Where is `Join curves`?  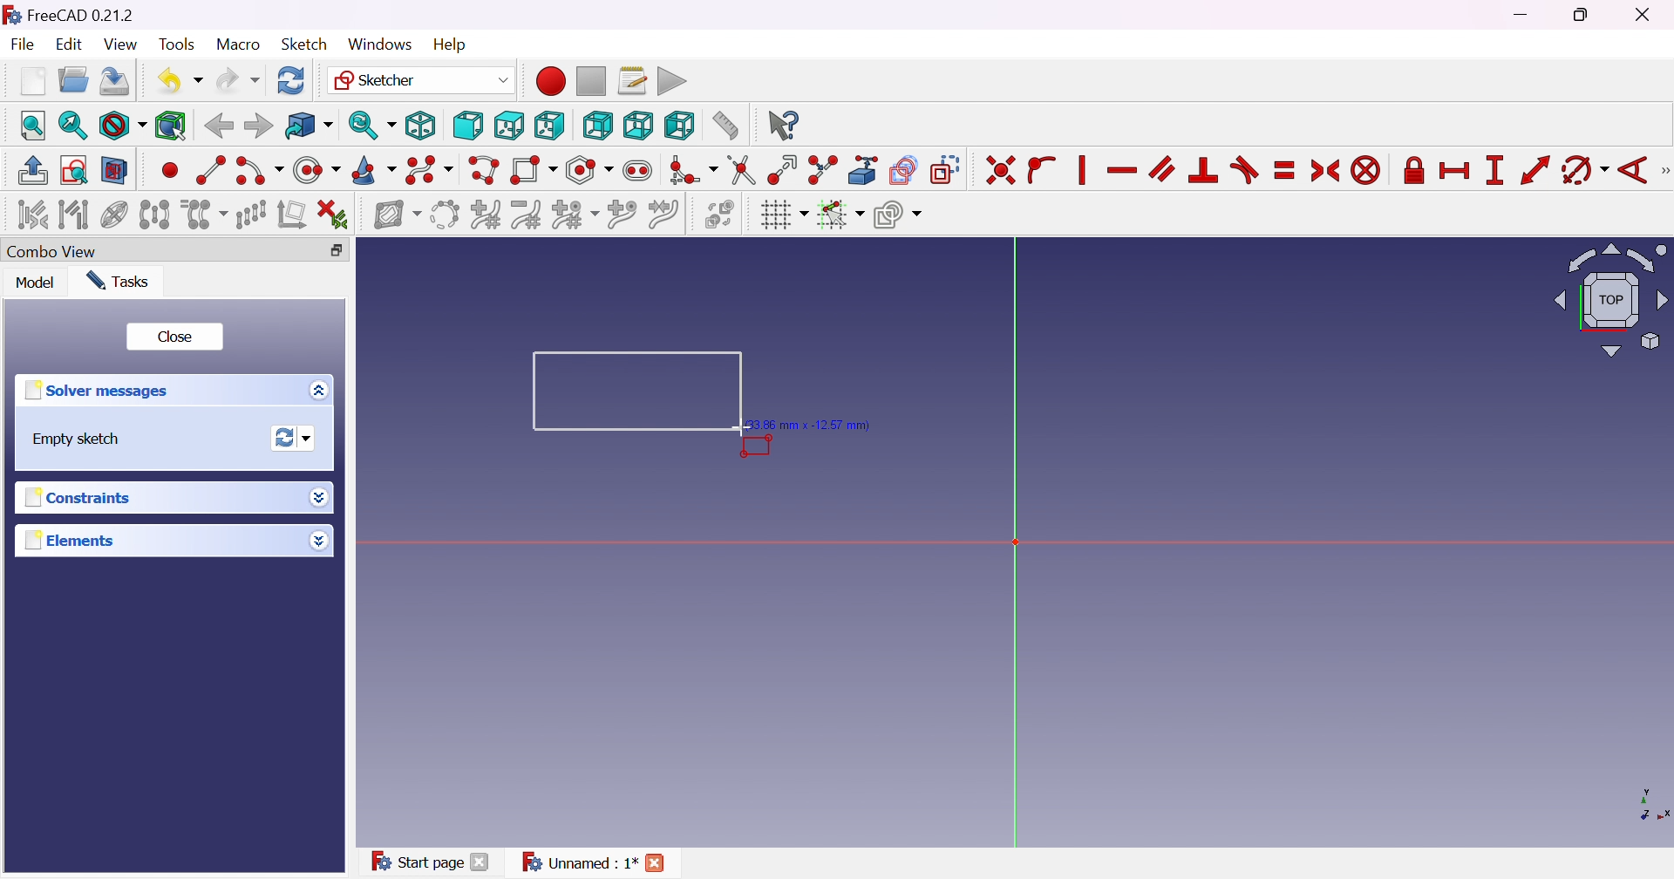 Join curves is located at coordinates (663, 215).